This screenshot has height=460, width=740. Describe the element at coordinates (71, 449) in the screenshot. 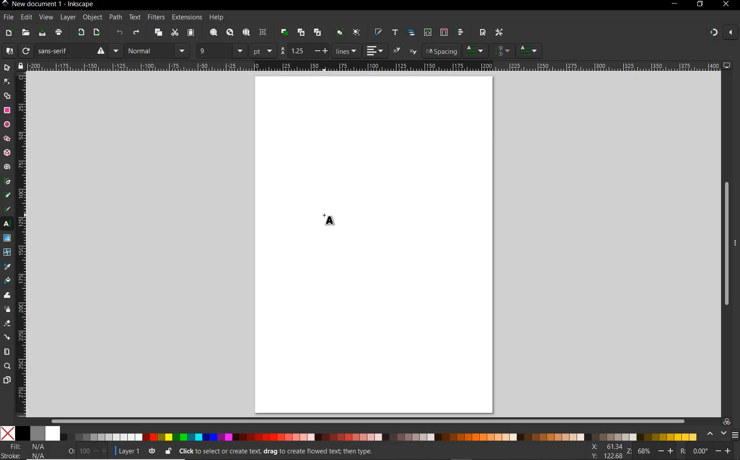

I see `0` at that location.